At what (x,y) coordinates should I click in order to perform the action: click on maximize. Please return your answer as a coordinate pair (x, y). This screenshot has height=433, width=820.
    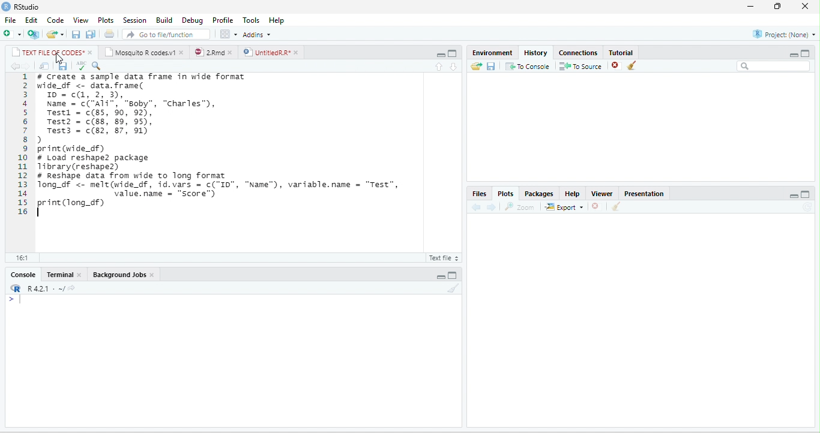
    Looking at the image, I should click on (453, 275).